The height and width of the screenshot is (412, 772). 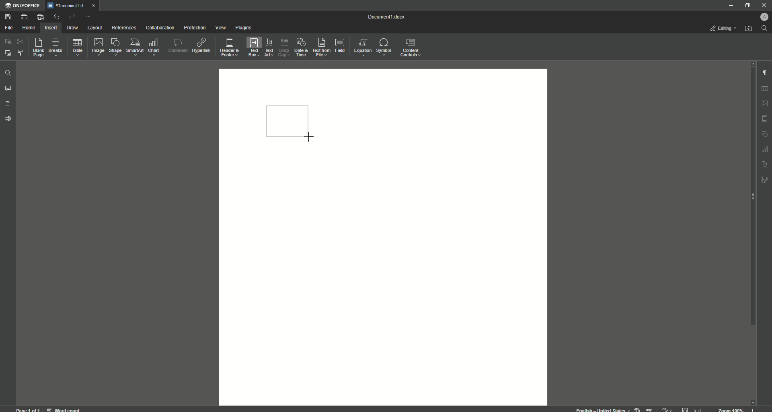 What do you see at coordinates (412, 49) in the screenshot?
I see `Content Controls` at bounding box center [412, 49].